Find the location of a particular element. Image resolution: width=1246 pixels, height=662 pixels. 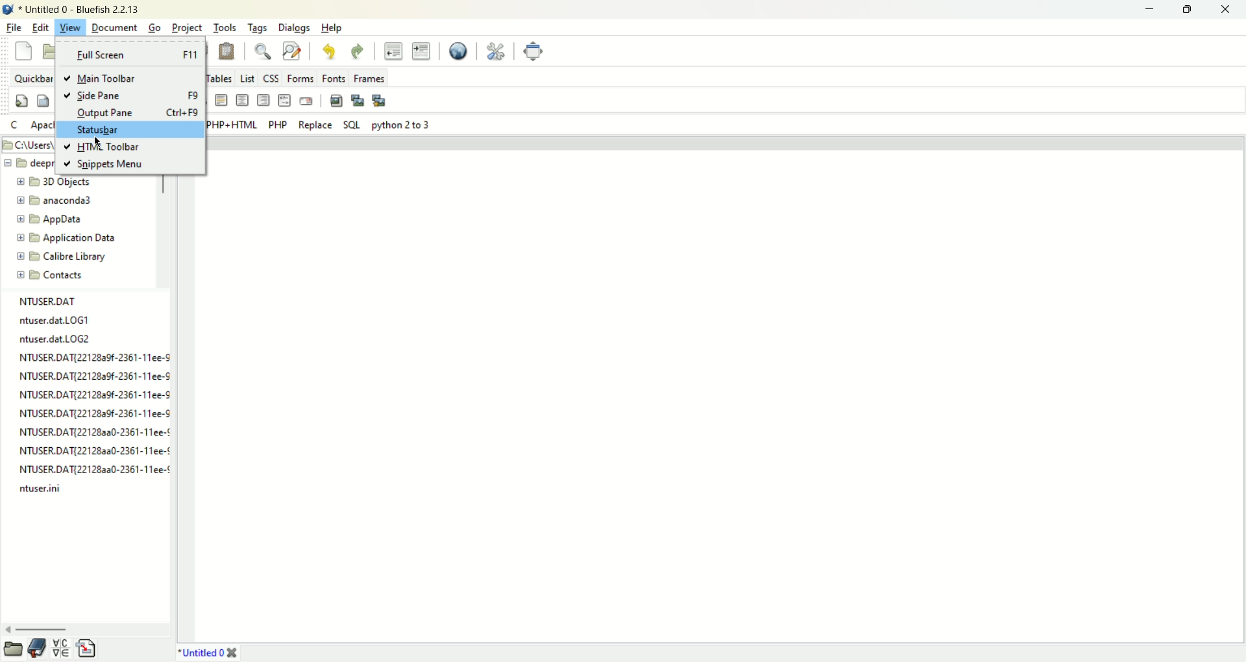

scroll bar is located at coordinates (165, 234).